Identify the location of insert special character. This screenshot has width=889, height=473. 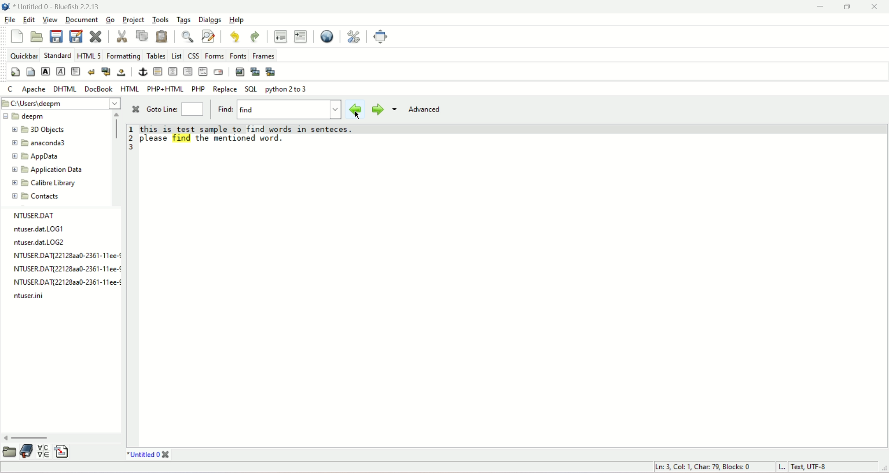
(45, 452).